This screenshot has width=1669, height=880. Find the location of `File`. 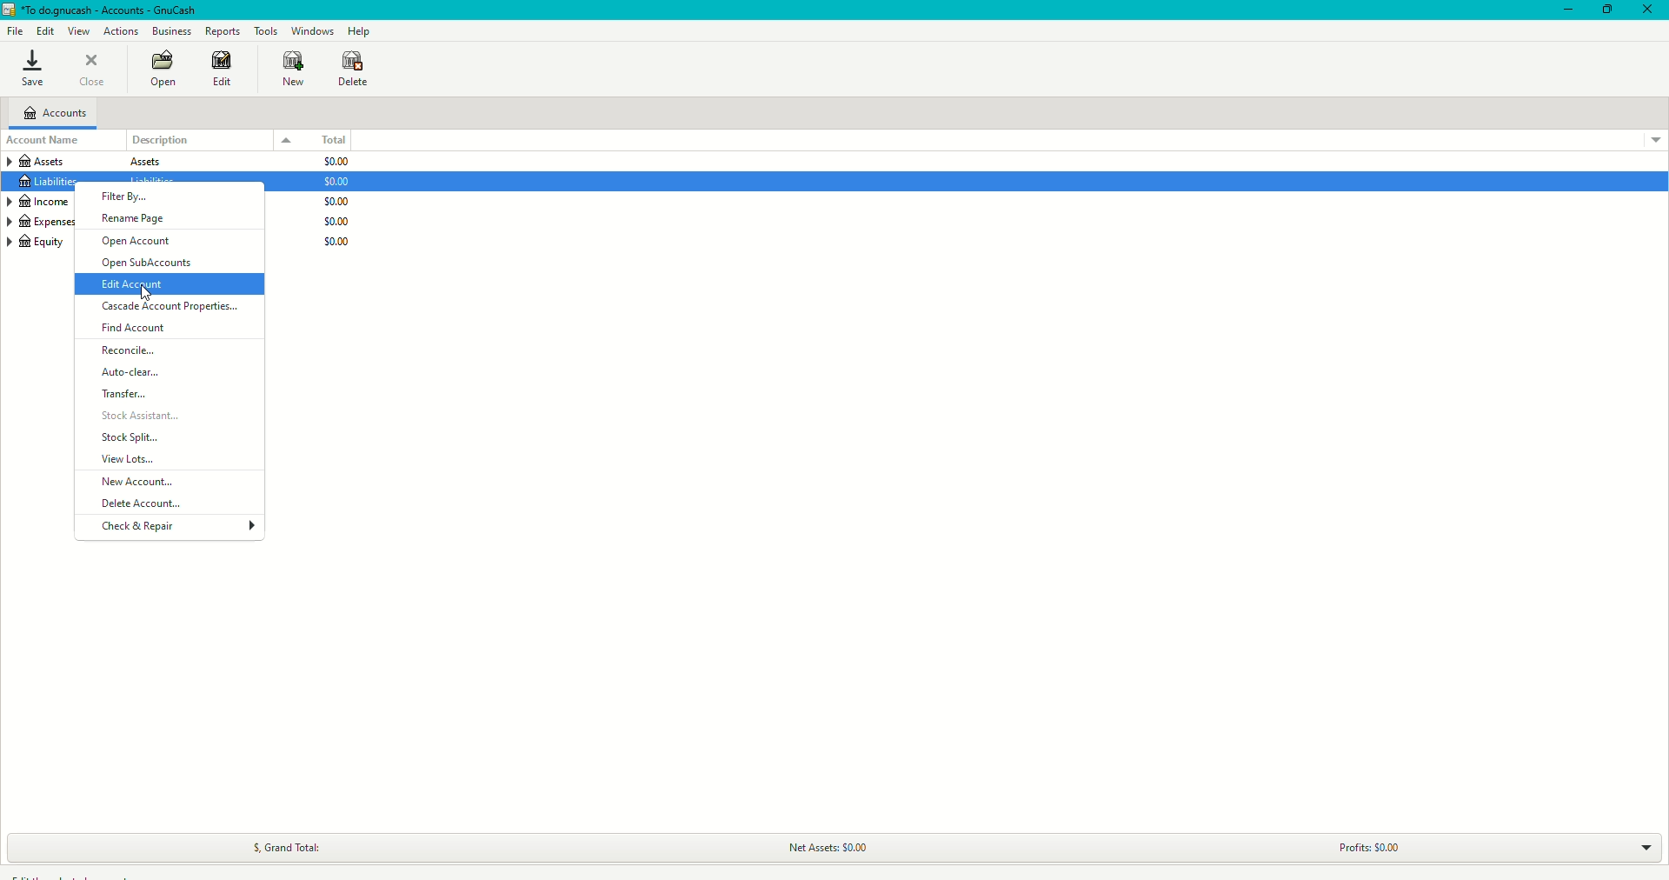

File is located at coordinates (15, 31).